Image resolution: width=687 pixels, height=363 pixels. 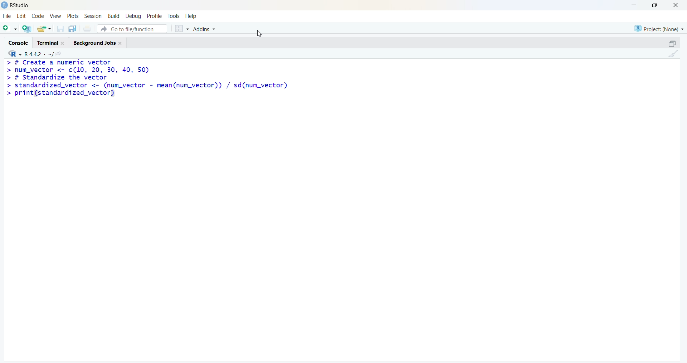 What do you see at coordinates (45, 29) in the screenshot?
I see `share folder as` at bounding box center [45, 29].